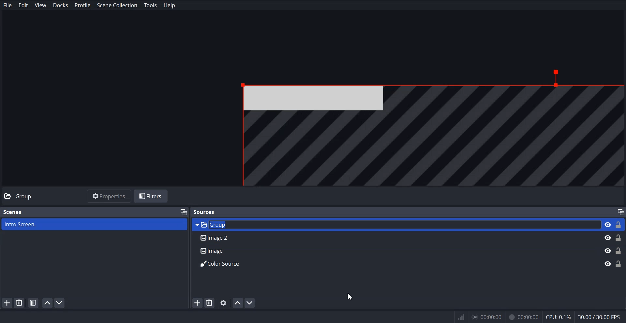  Describe the element at coordinates (350, 296) in the screenshot. I see `Cursor` at that location.